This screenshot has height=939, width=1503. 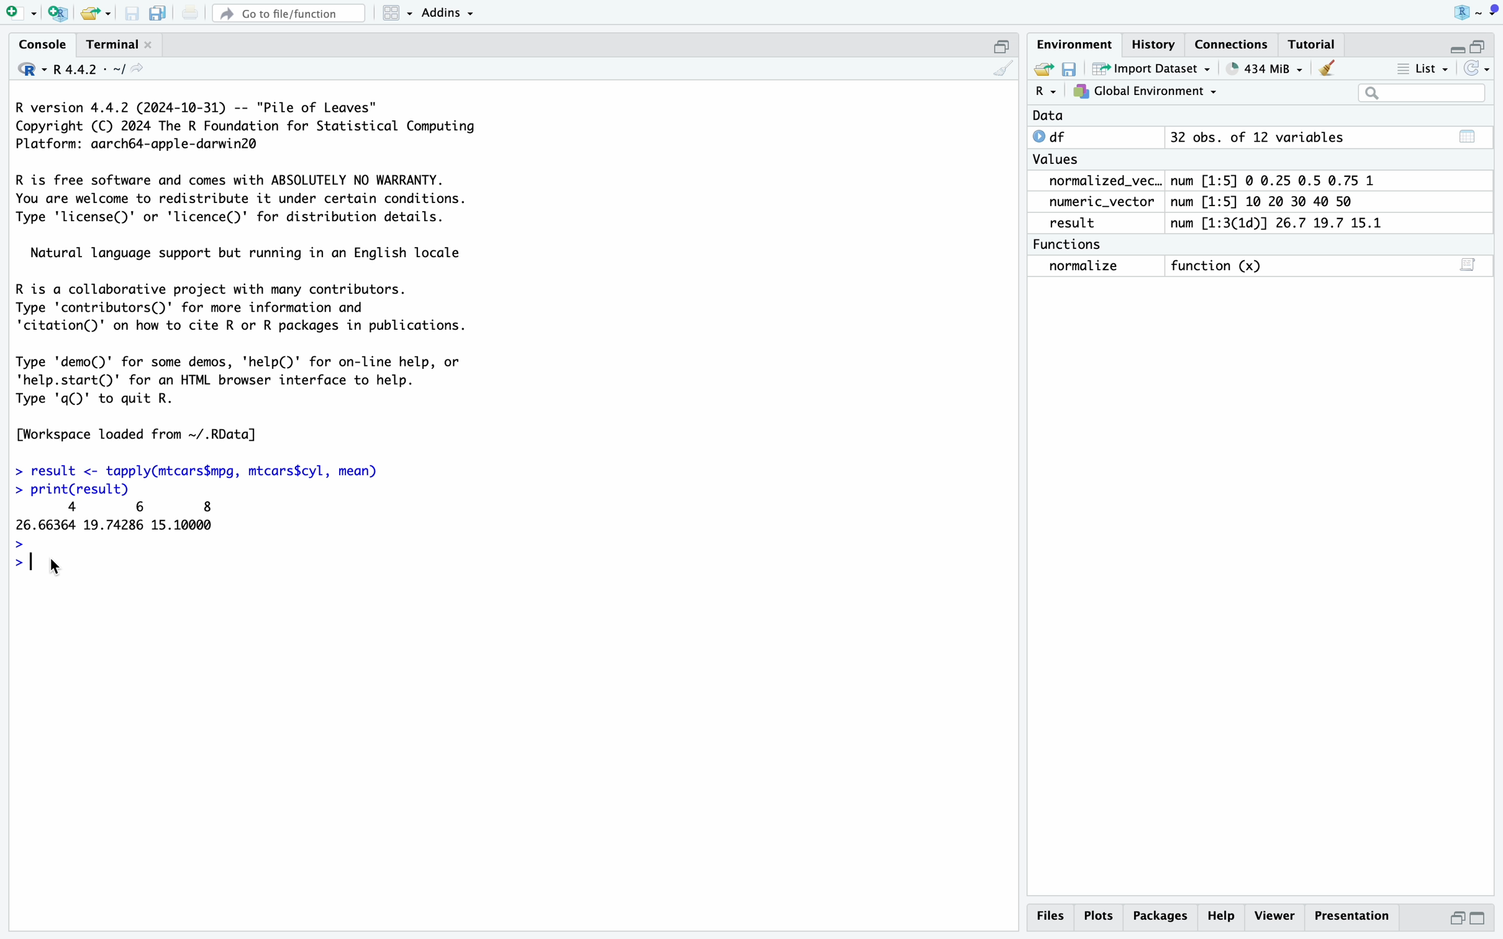 What do you see at coordinates (1476, 68) in the screenshot?
I see `Refresh list` at bounding box center [1476, 68].